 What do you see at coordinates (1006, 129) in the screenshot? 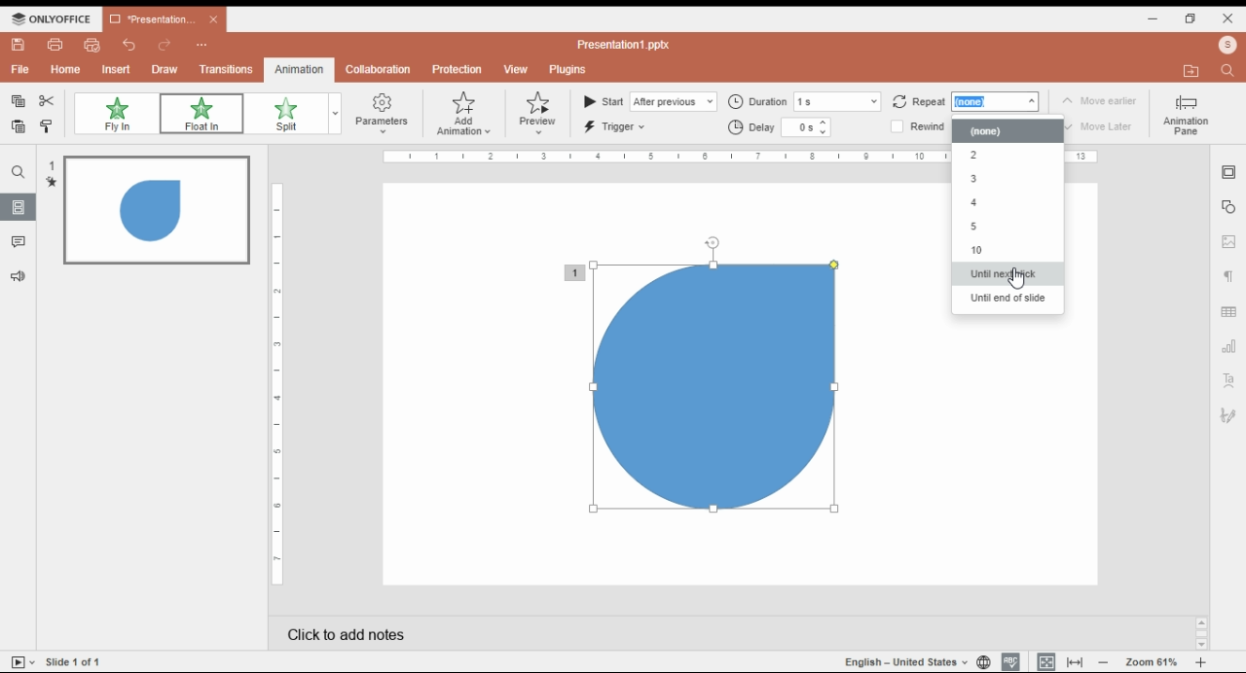
I see `none` at bounding box center [1006, 129].